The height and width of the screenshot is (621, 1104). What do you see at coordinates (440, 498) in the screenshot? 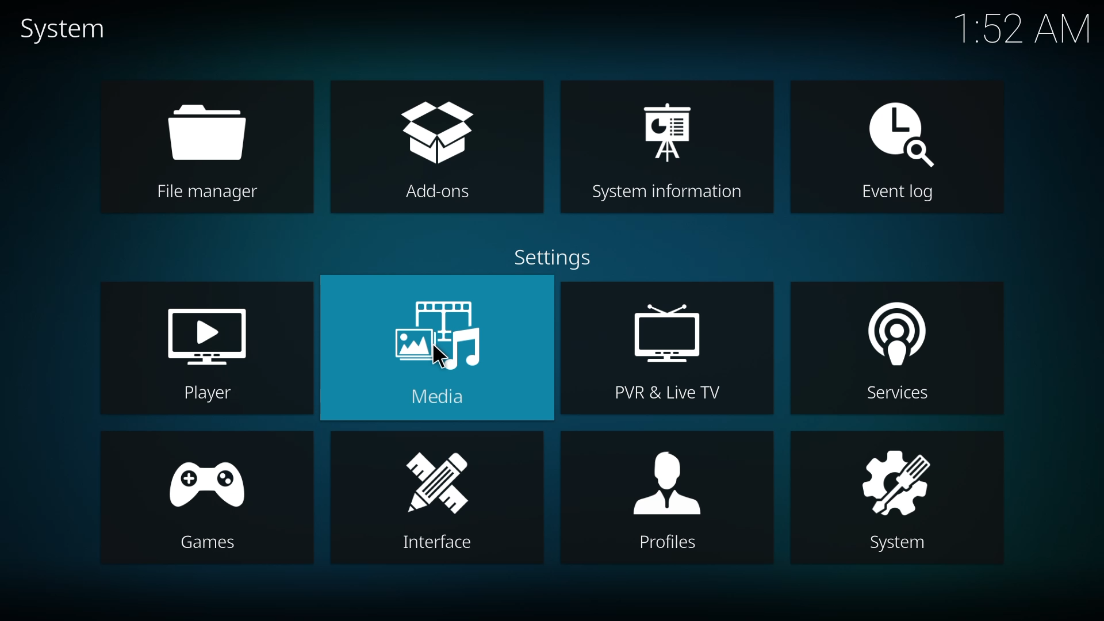
I see `interface` at bounding box center [440, 498].